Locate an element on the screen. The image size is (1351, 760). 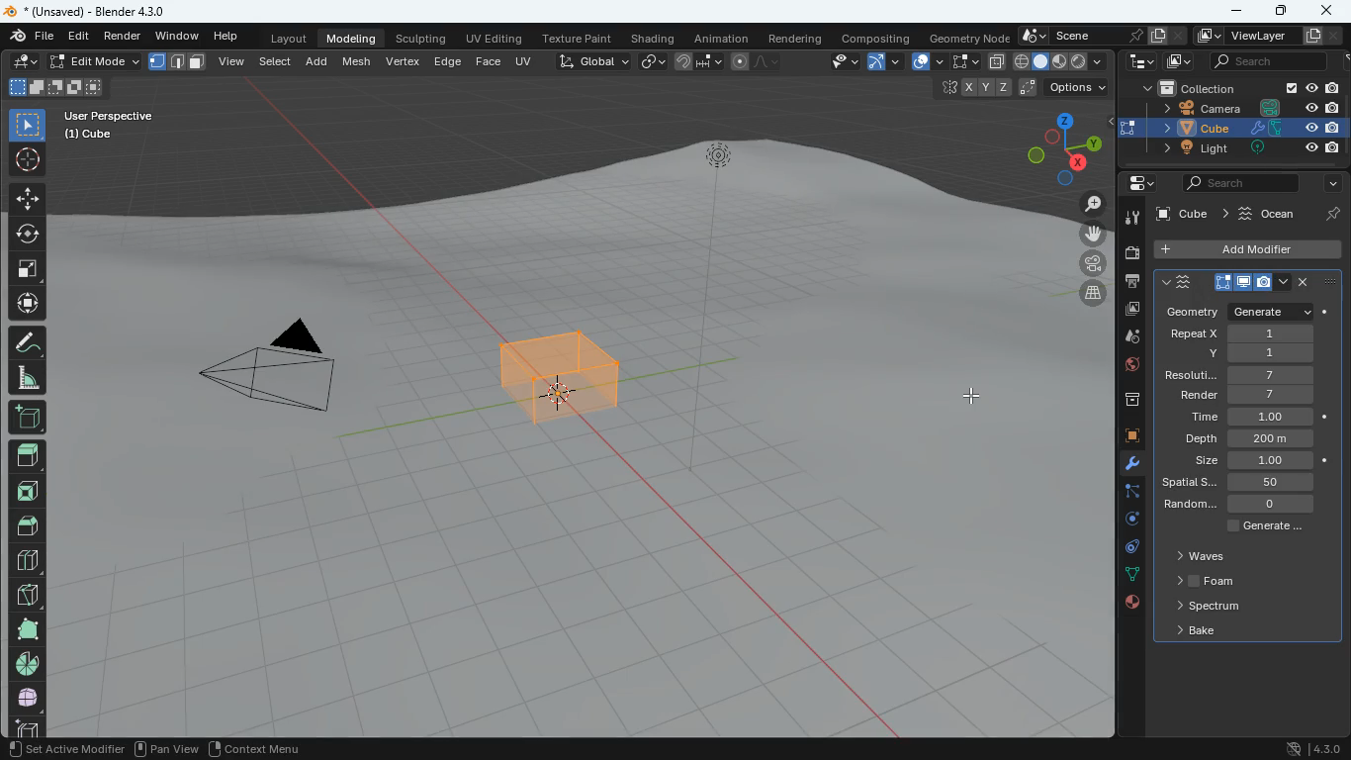
shape is located at coordinates (27, 628).